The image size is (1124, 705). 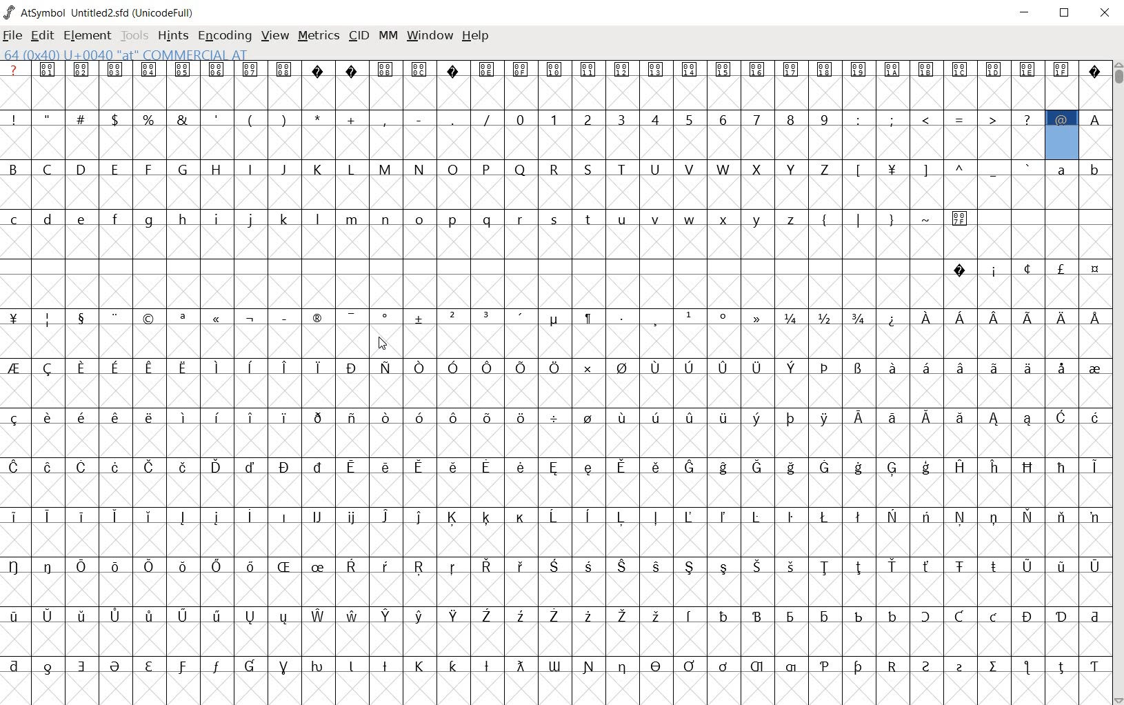 What do you see at coordinates (431, 34) in the screenshot?
I see `window` at bounding box center [431, 34].